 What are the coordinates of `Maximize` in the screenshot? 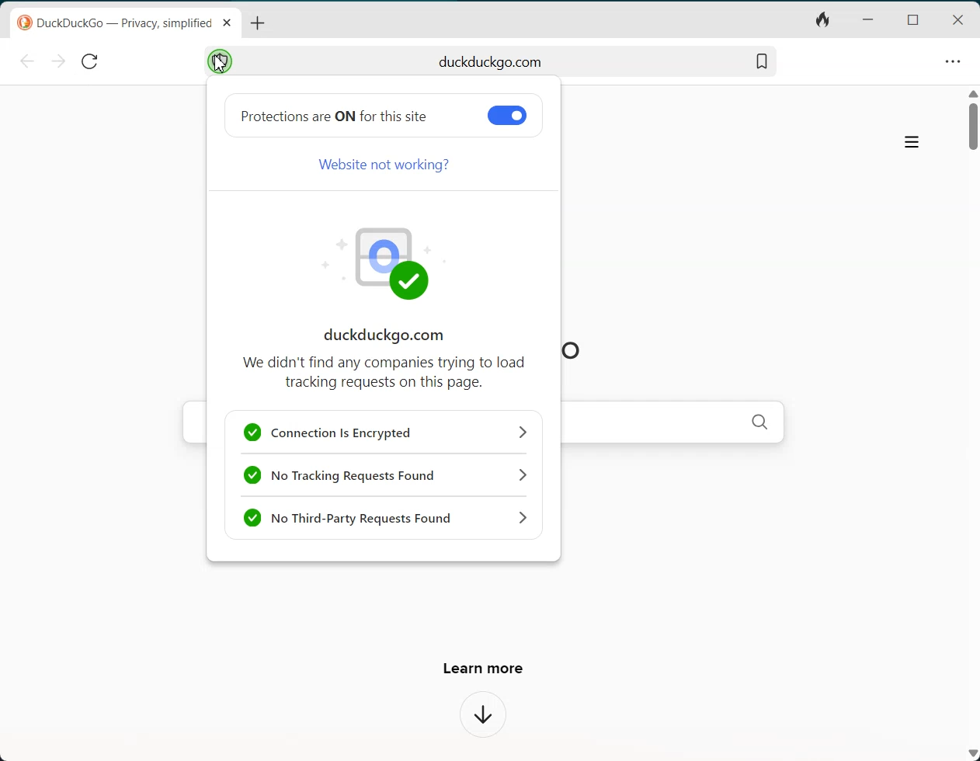 It's located at (912, 19).